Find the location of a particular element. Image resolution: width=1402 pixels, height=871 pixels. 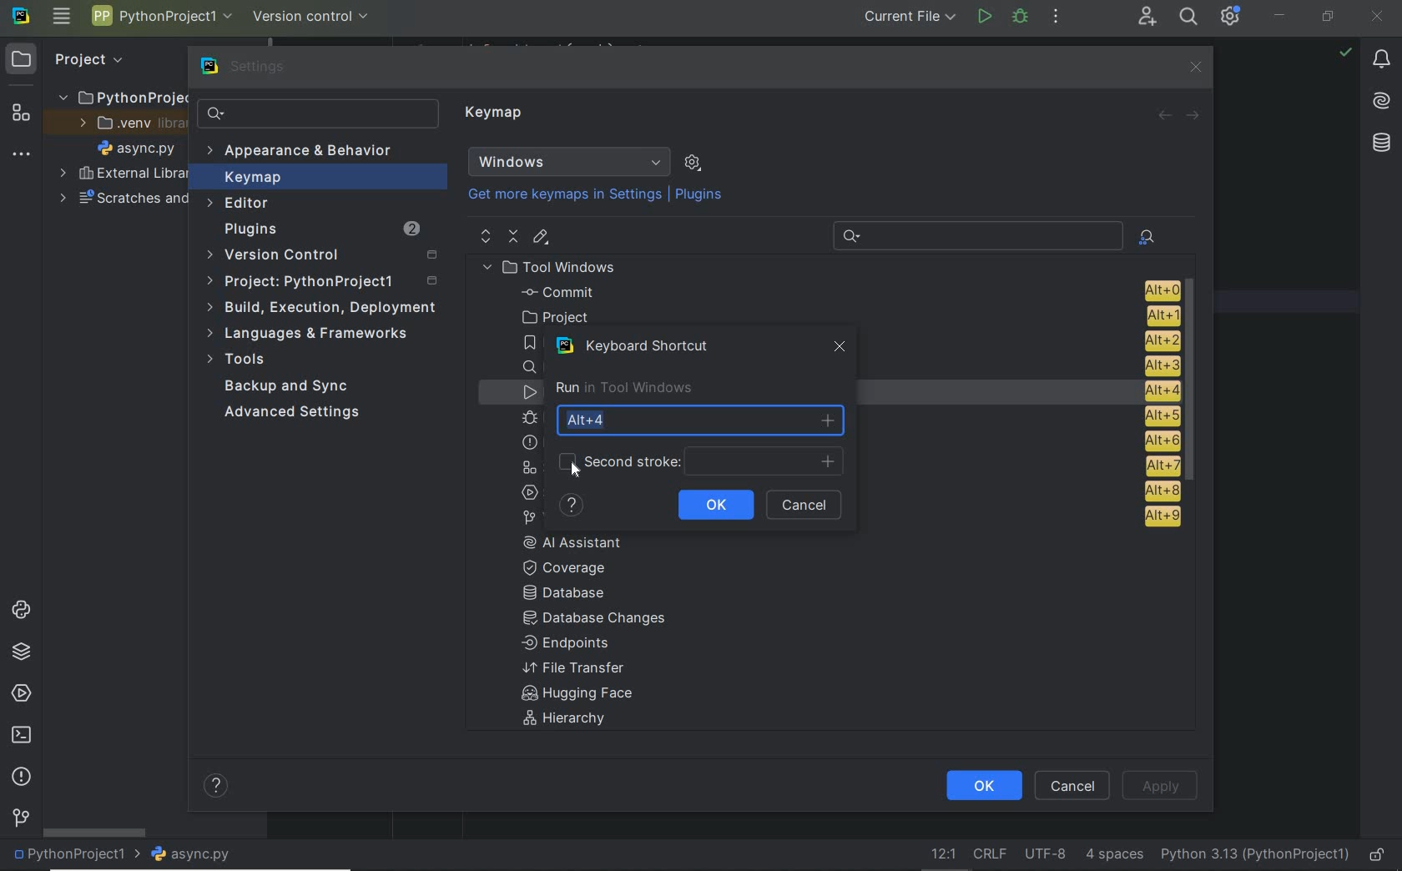

Run in Tool Windows is located at coordinates (623, 388).